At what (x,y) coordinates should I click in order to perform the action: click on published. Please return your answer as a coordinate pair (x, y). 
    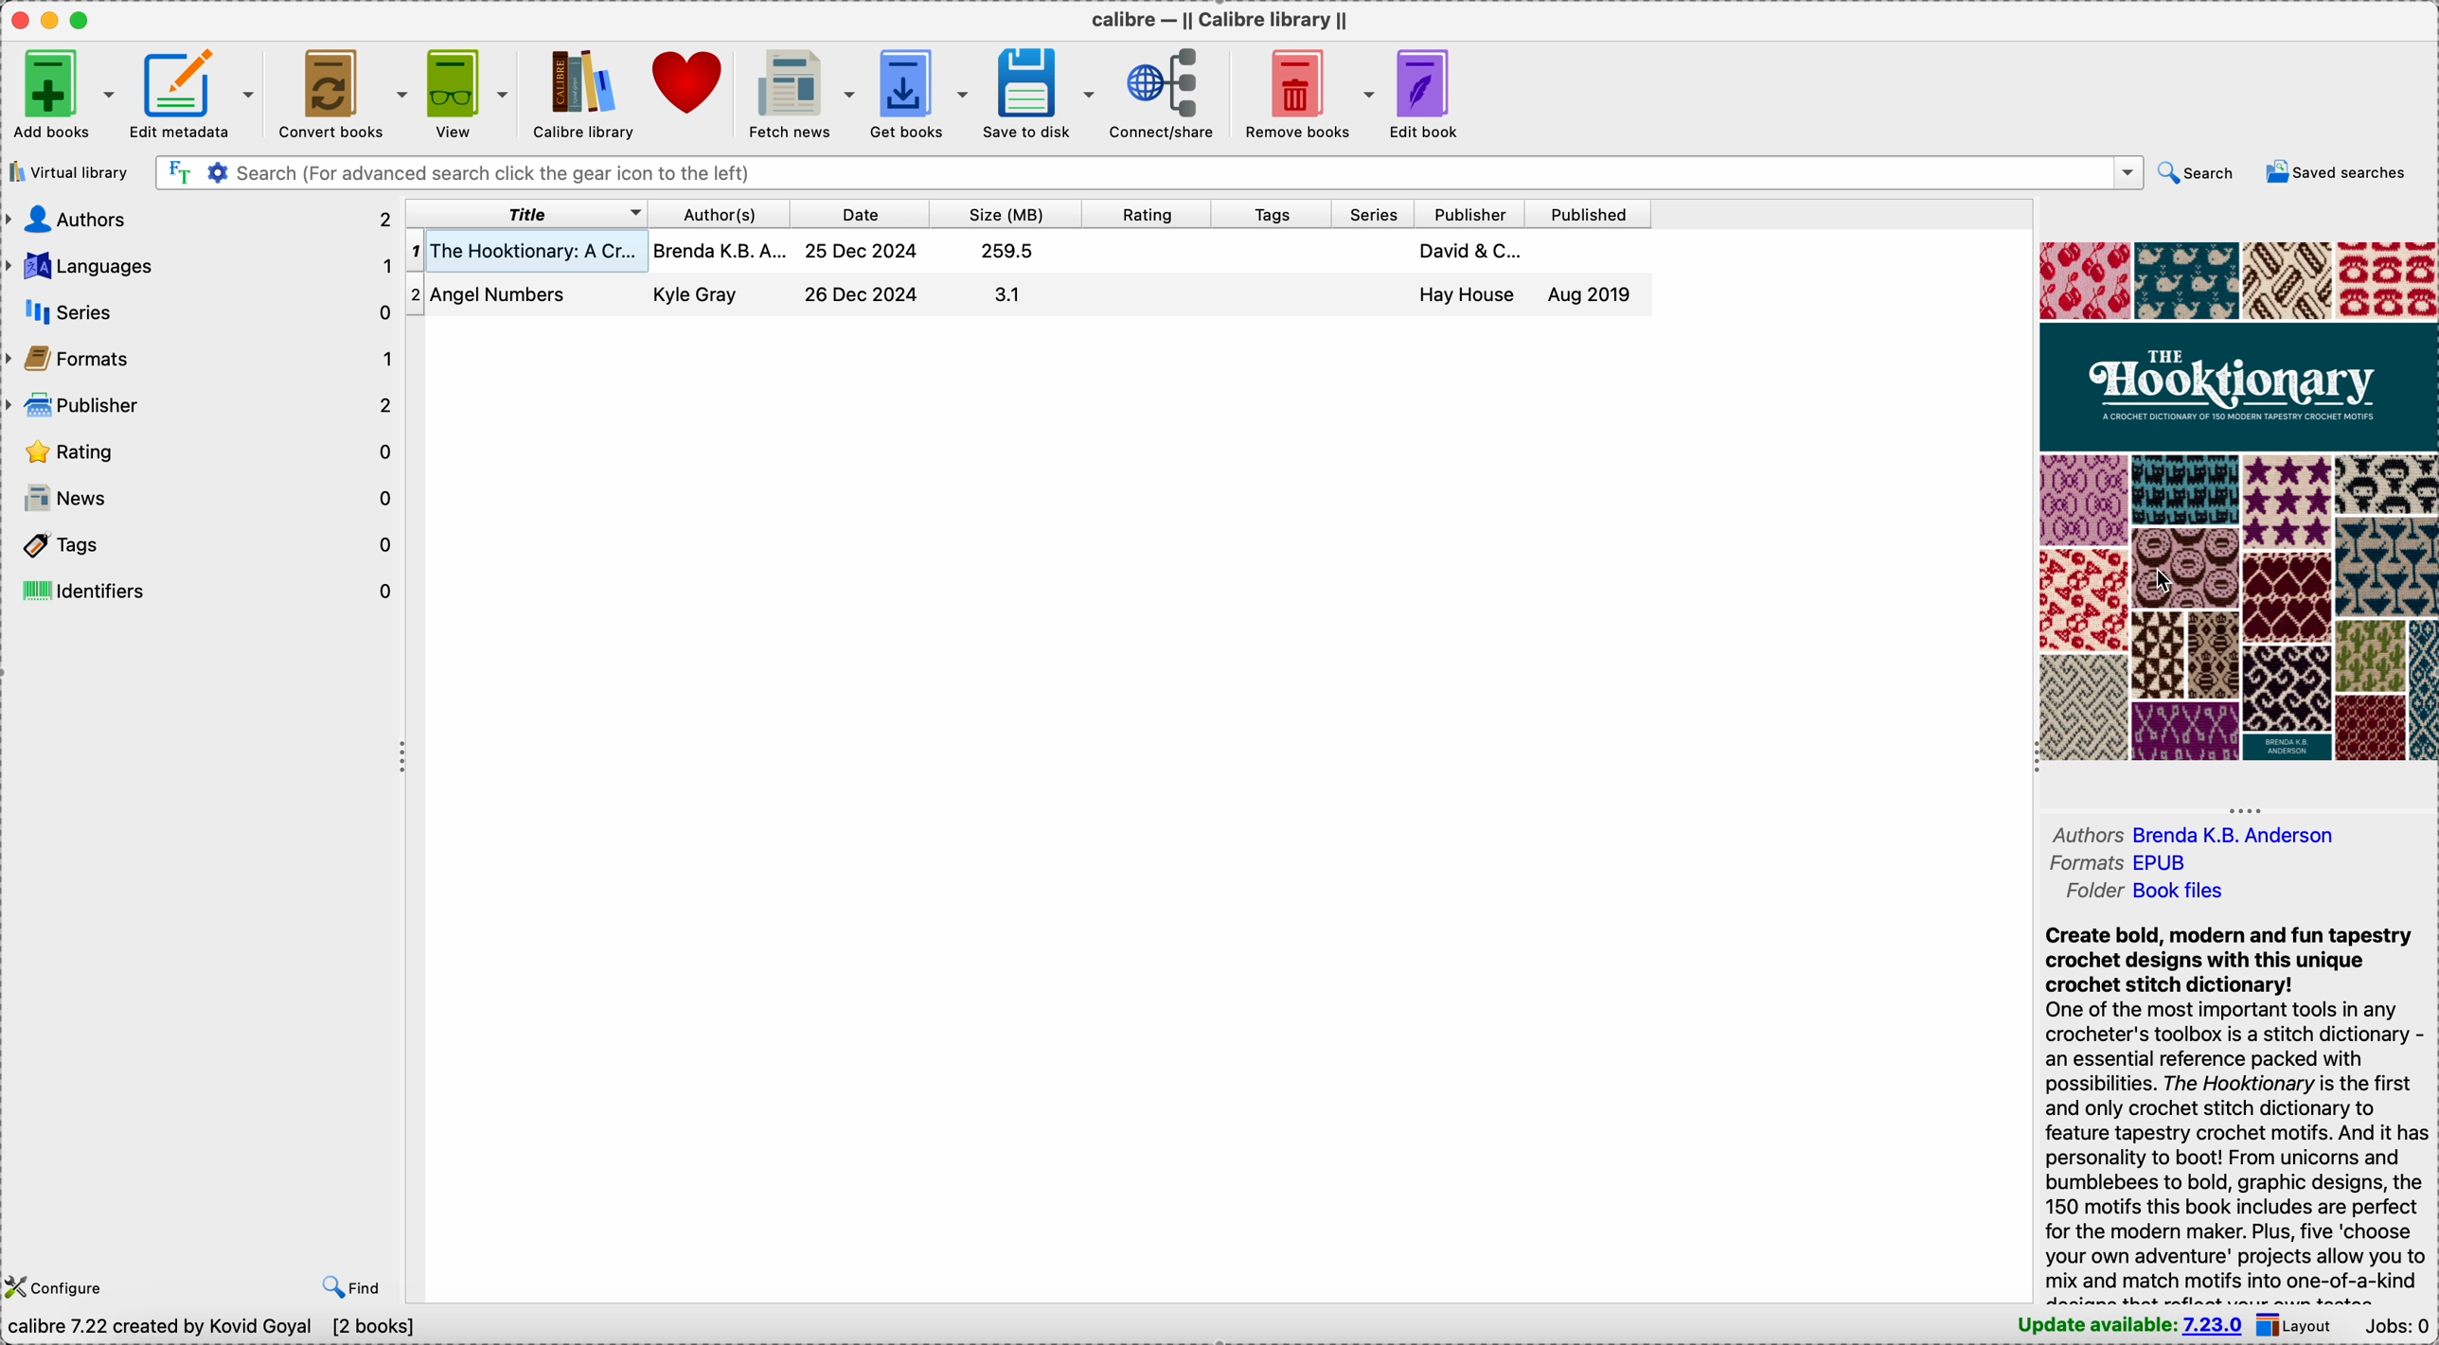
    Looking at the image, I should click on (1590, 215).